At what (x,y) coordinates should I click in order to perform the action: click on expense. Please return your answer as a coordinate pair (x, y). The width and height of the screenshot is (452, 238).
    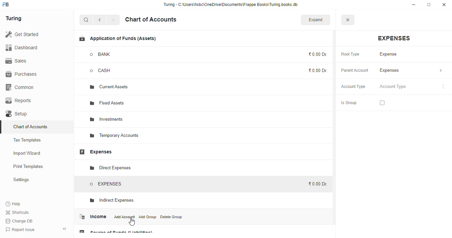
    Looking at the image, I should click on (388, 54).